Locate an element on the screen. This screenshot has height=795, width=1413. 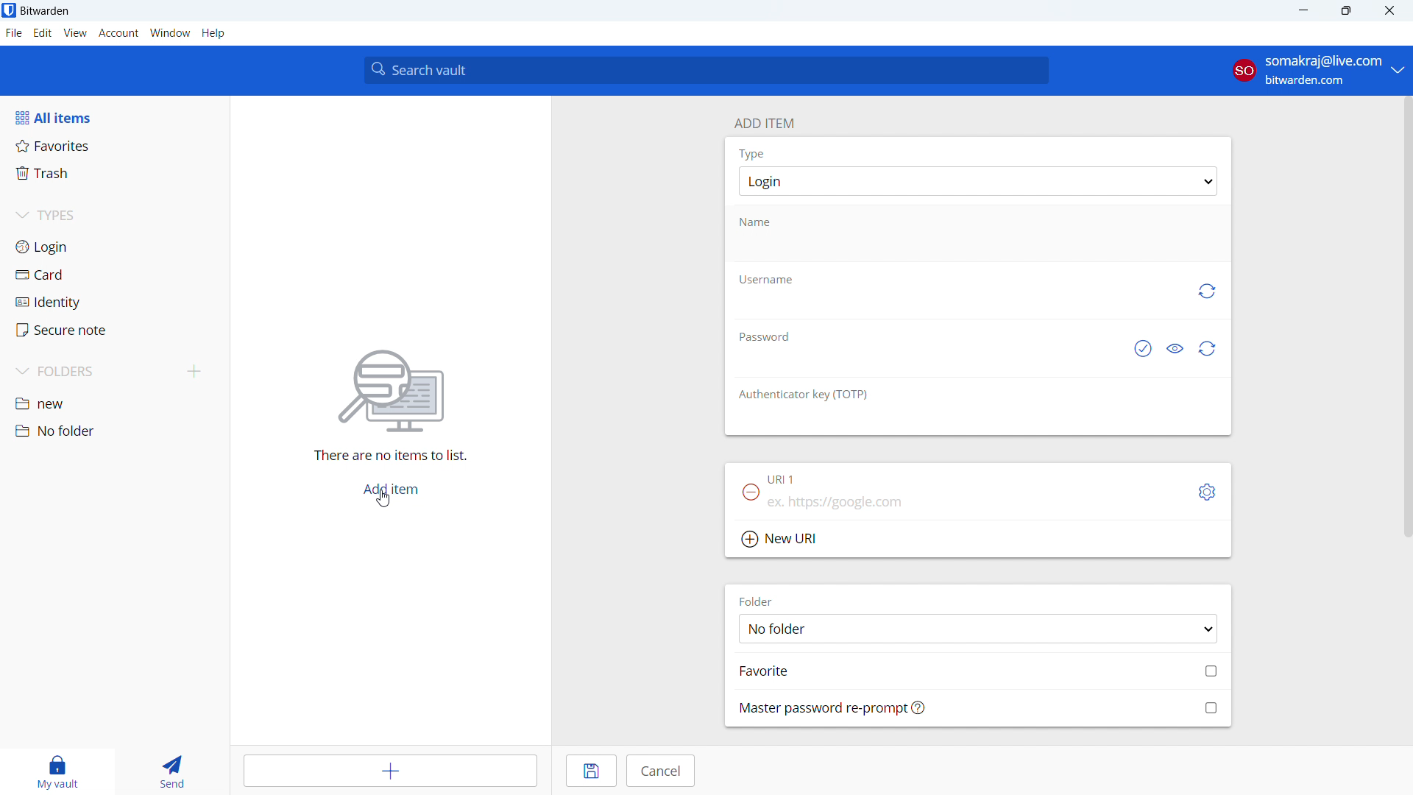
folders is located at coordinates (93, 372).